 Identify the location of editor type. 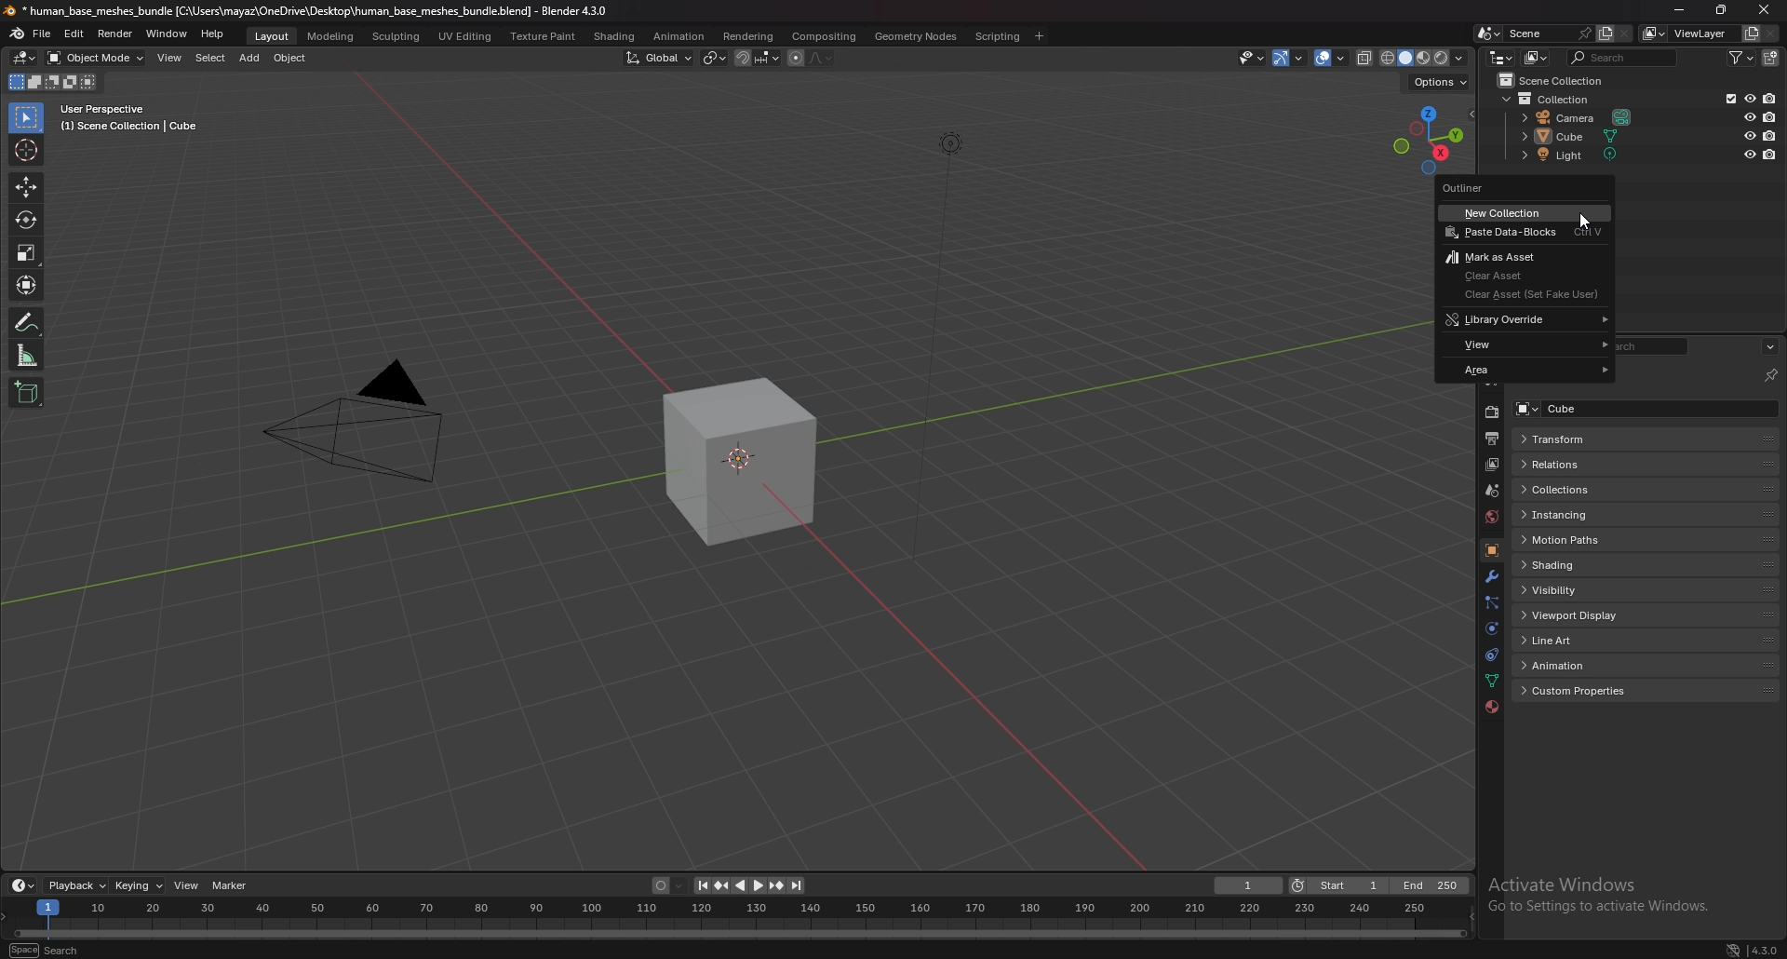
(1501, 57).